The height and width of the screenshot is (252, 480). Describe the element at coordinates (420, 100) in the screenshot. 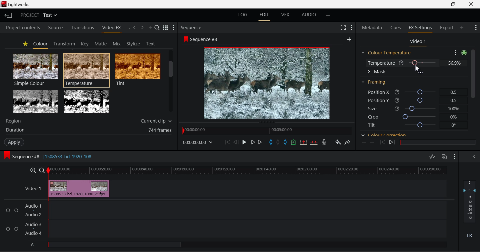

I see `Position Y` at that location.